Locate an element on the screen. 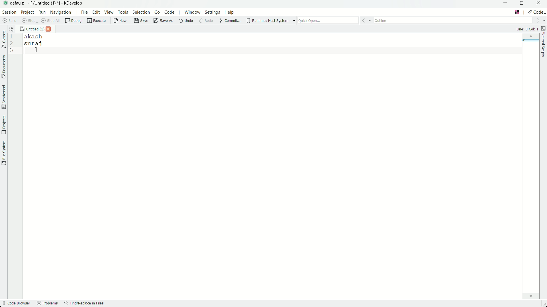 The image size is (547, 307). save as is located at coordinates (163, 21).